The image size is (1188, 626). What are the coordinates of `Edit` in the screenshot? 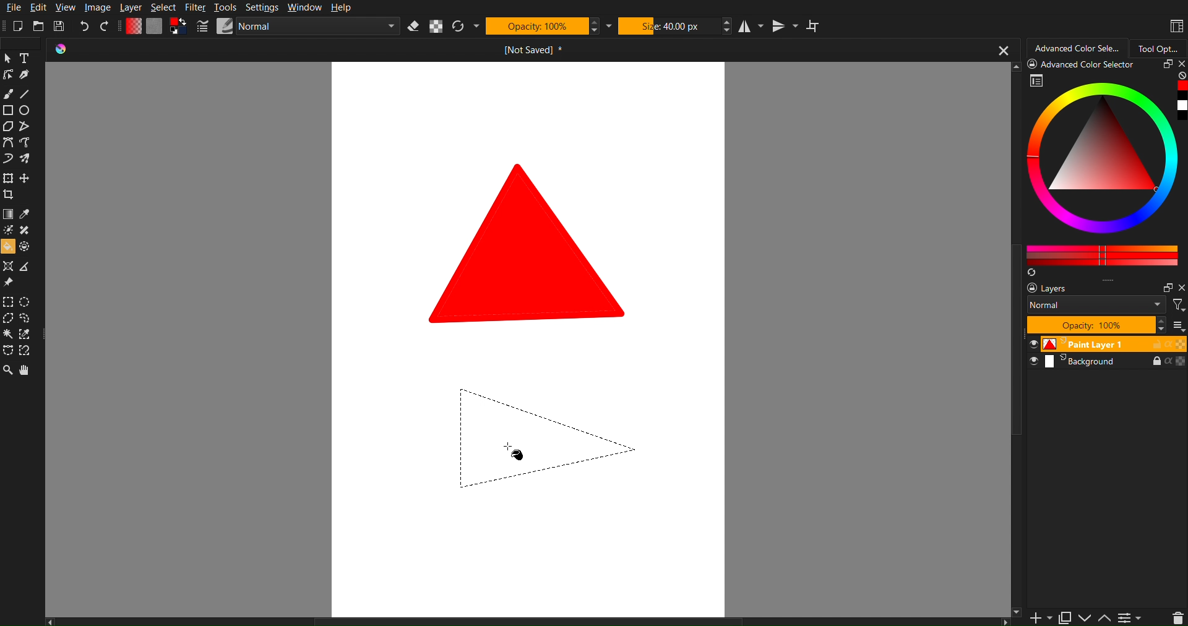 It's located at (43, 8).